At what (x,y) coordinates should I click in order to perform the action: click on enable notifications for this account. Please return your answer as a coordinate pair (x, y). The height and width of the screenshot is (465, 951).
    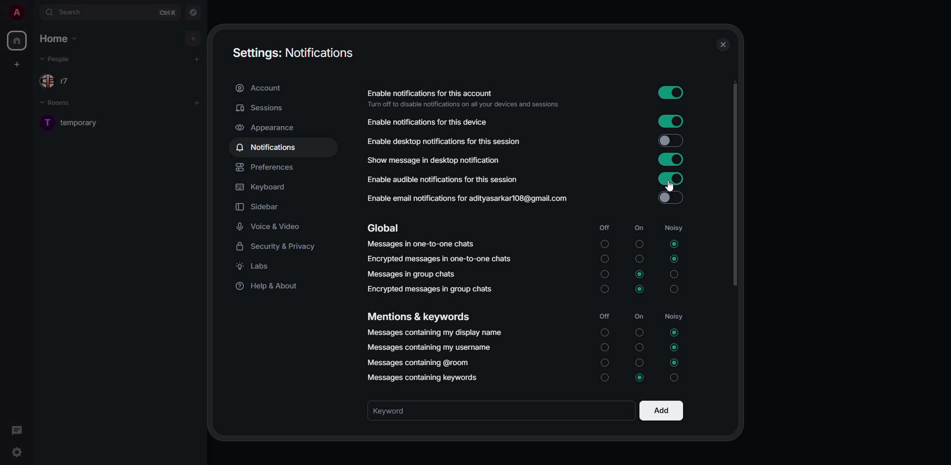
    Looking at the image, I should click on (467, 98).